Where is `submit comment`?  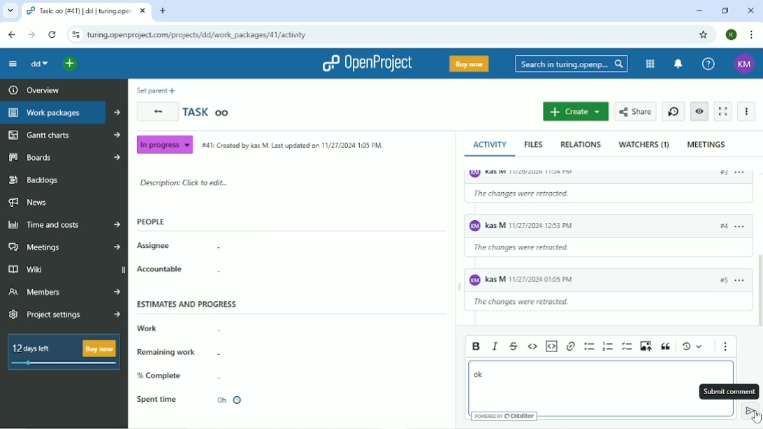 submit comment is located at coordinates (751, 412).